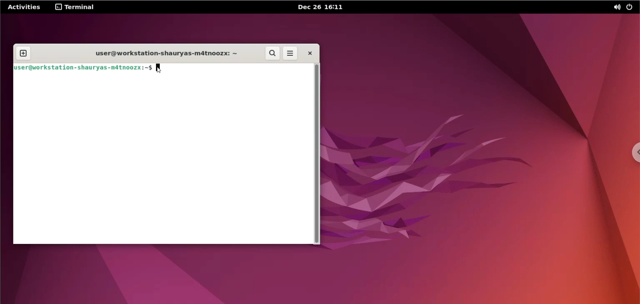  I want to click on power options, so click(632, 7).